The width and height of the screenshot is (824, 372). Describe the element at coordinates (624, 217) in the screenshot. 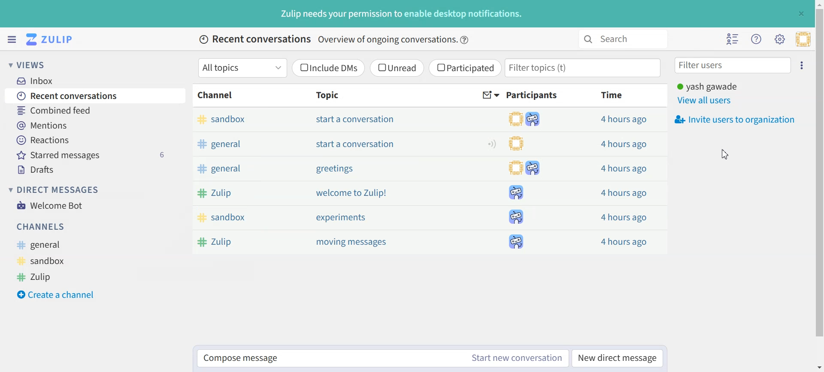

I see `4 hours ago` at that location.